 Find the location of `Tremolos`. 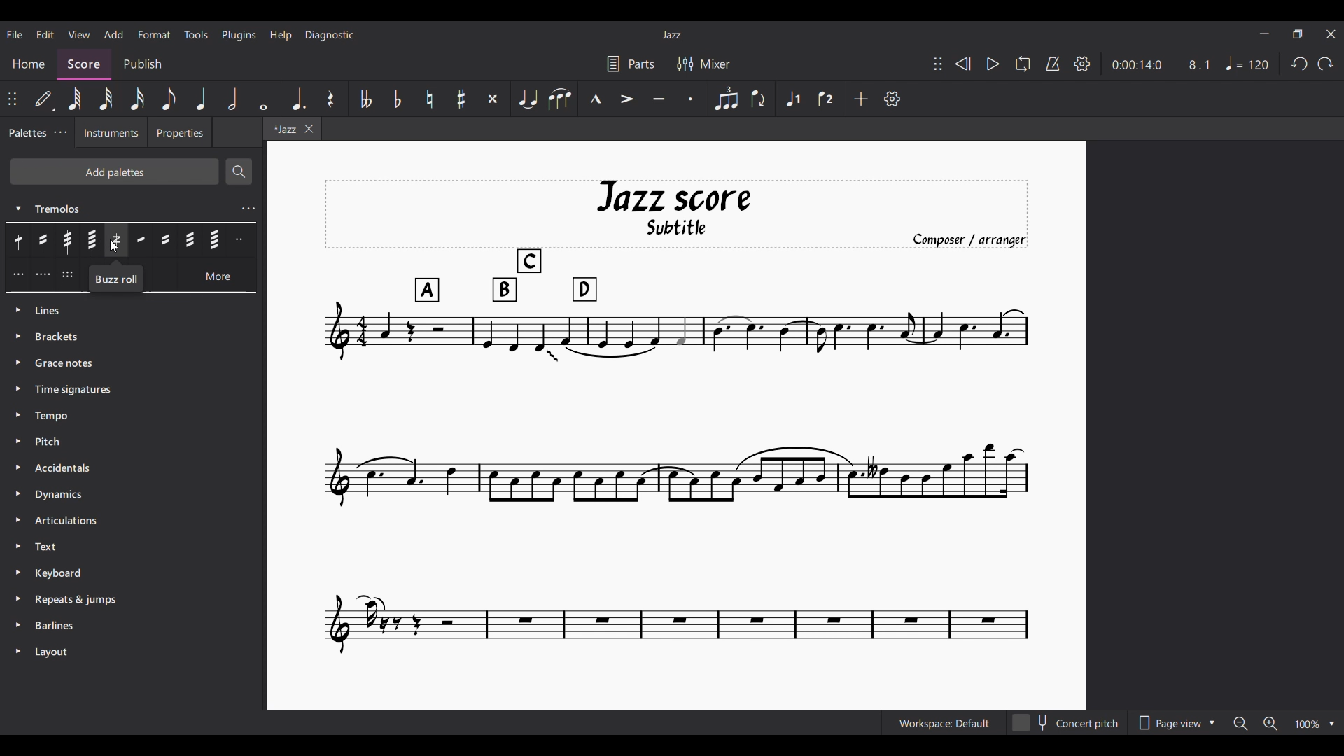

Tremolos is located at coordinates (121, 207).